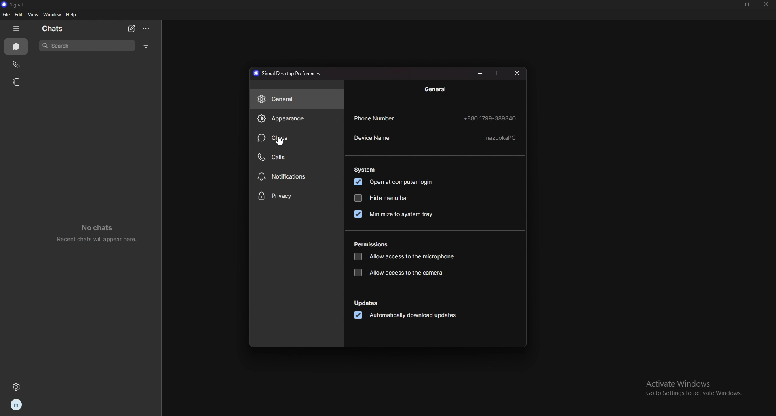 The width and height of the screenshot is (776, 416). Describe the element at coordinates (278, 142) in the screenshot. I see `cursor` at that location.